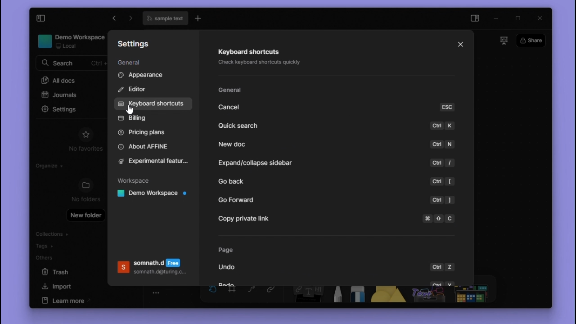  Describe the element at coordinates (137, 118) in the screenshot. I see `Billing` at that location.